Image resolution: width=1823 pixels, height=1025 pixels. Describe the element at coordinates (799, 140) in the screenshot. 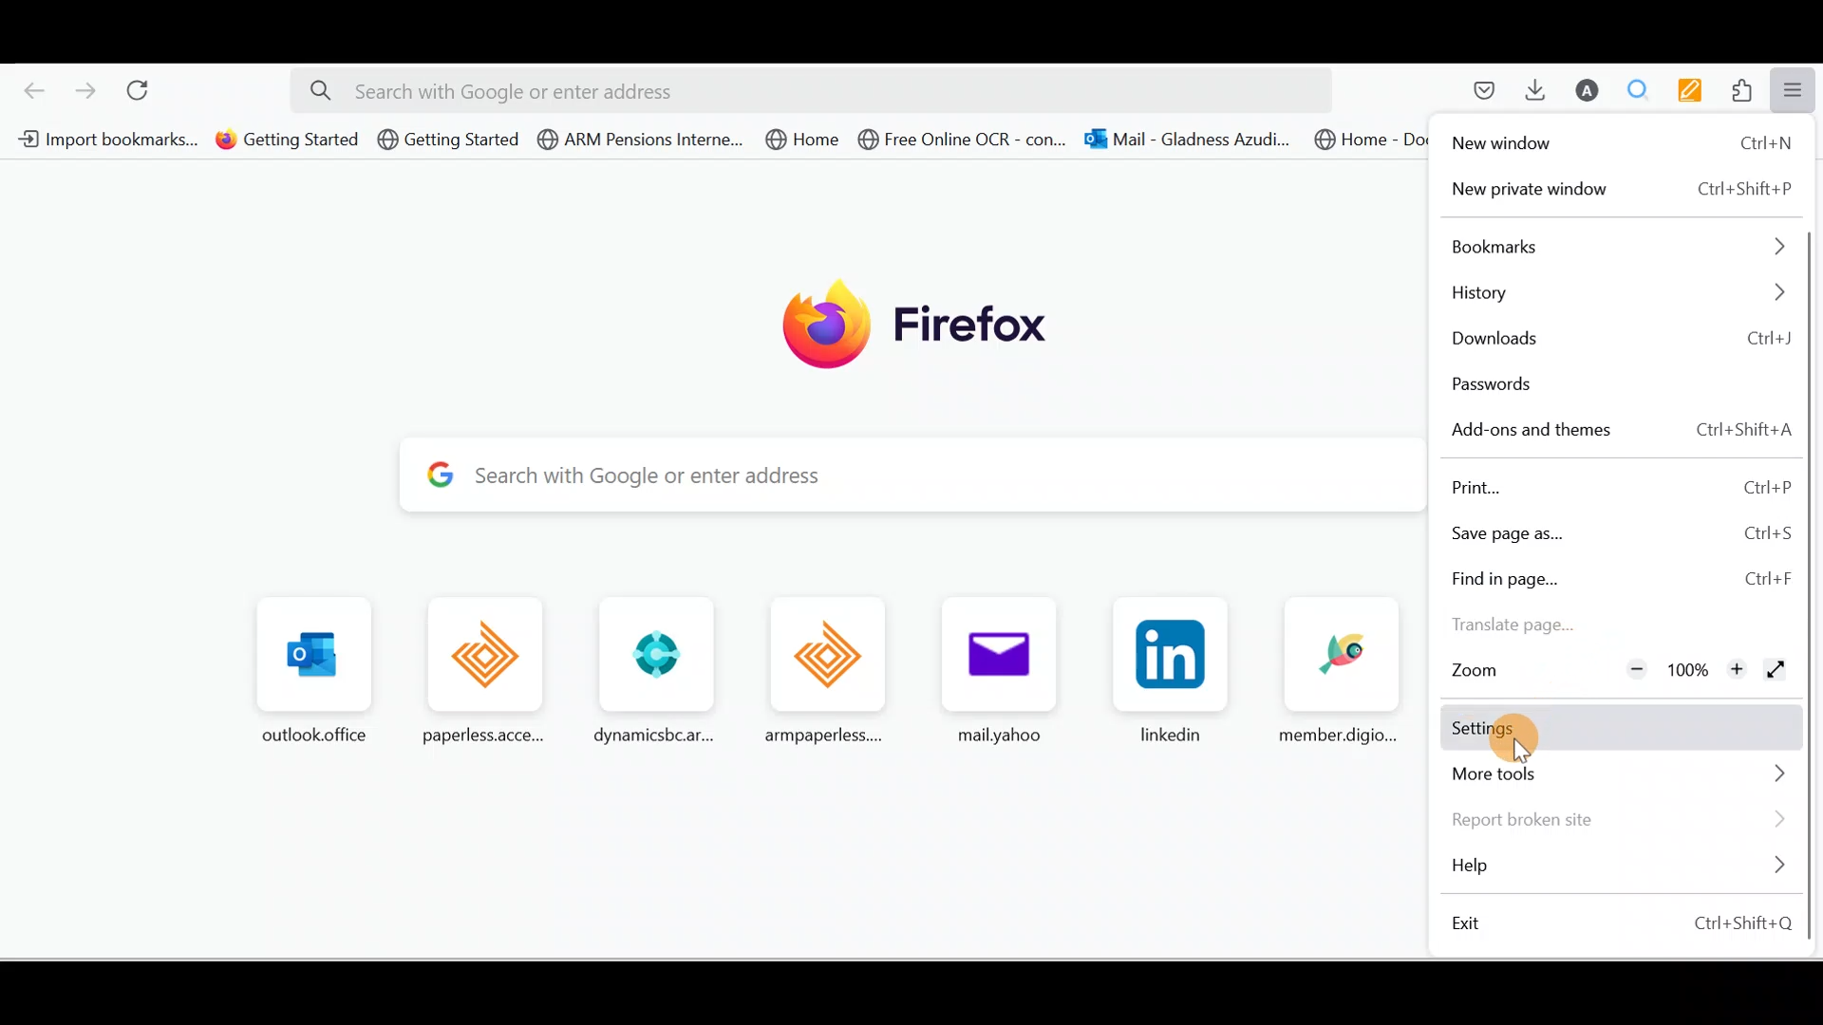

I see `Bookmark 5` at that location.